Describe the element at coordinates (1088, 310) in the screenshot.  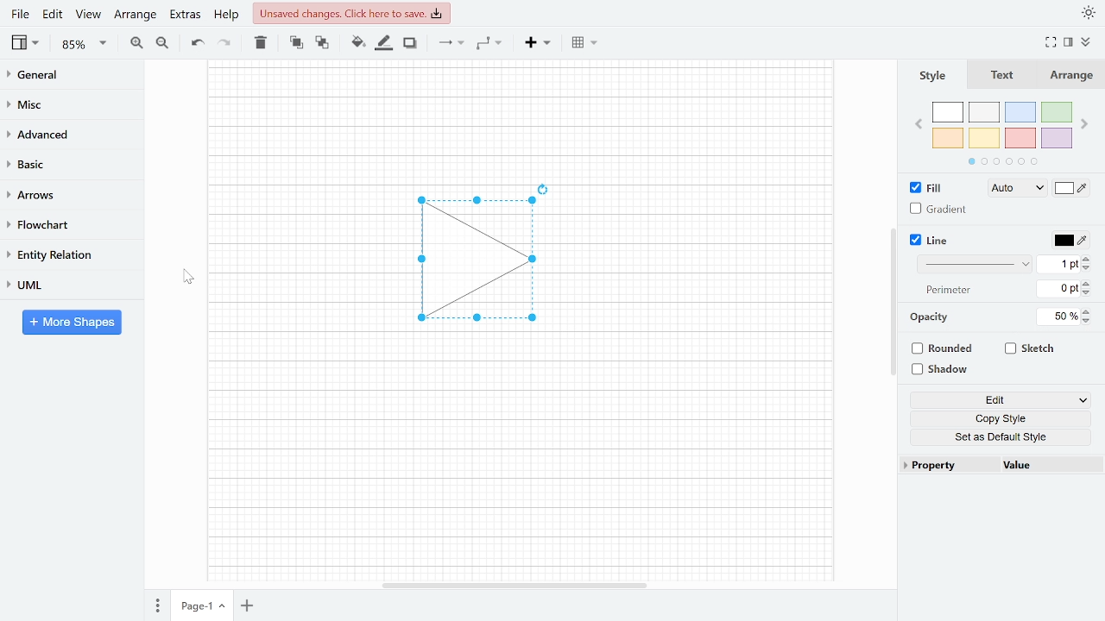
I see `Increase Opacity` at that location.